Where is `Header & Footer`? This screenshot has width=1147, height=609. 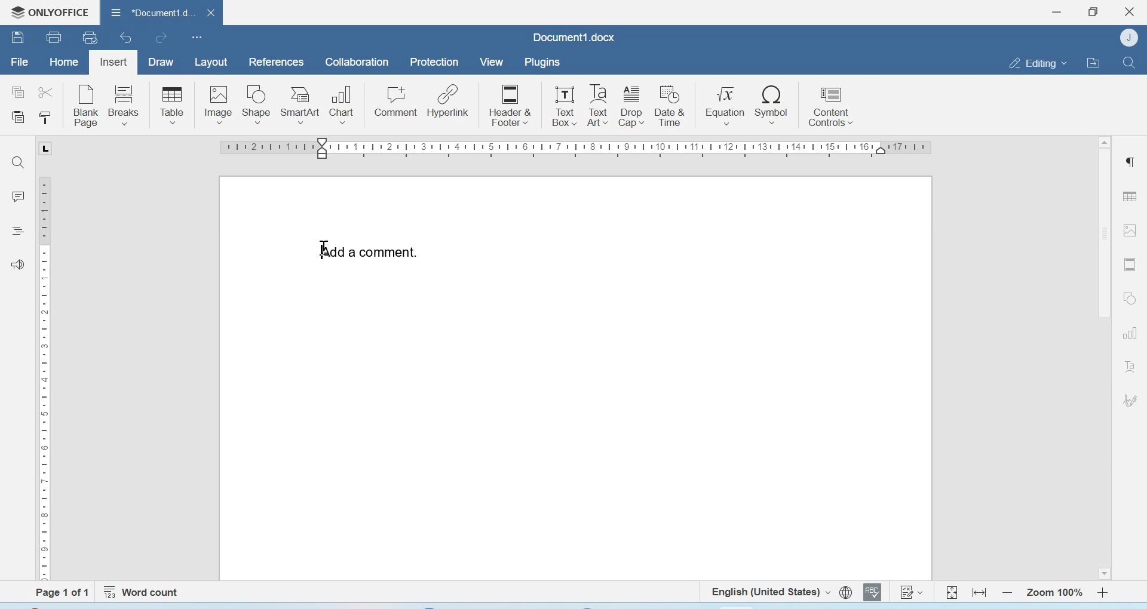
Header & Footer is located at coordinates (510, 104).